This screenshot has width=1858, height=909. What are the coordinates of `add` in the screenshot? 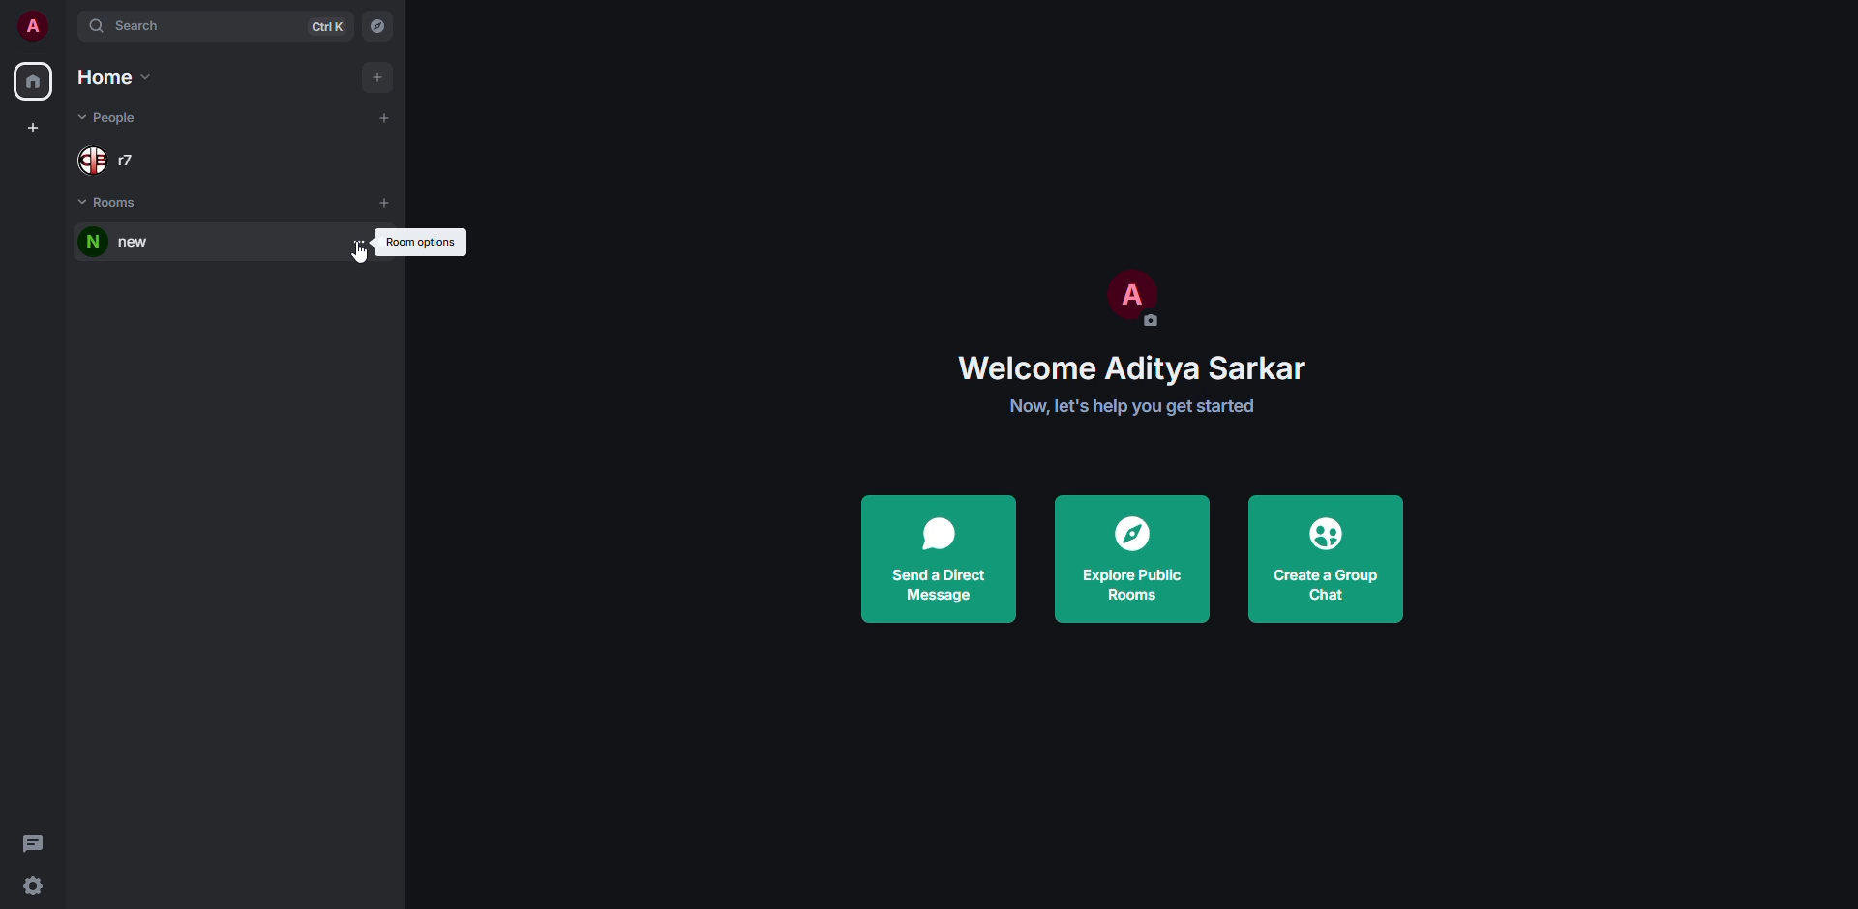 It's located at (375, 76).